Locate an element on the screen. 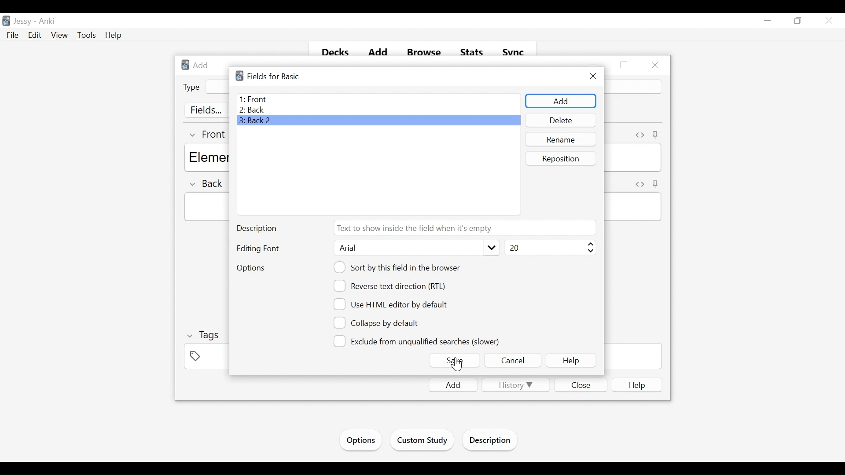 The height and width of the screenshot is (475, 845). Browse is located at coordinates (426, 53).